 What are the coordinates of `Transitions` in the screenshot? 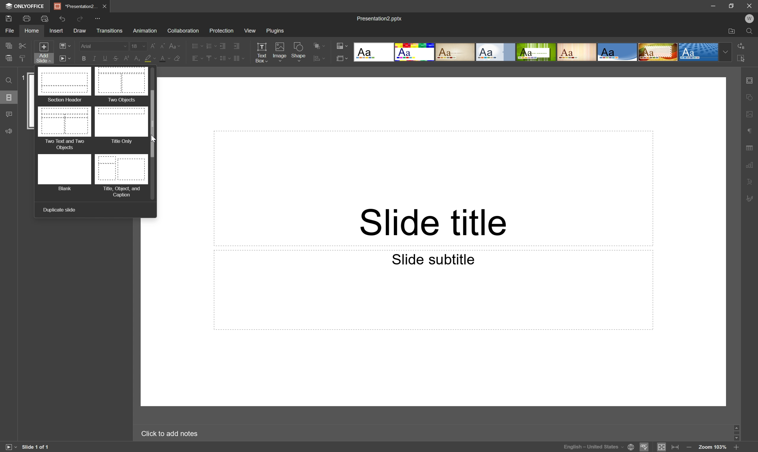 It's located at (109, 31).